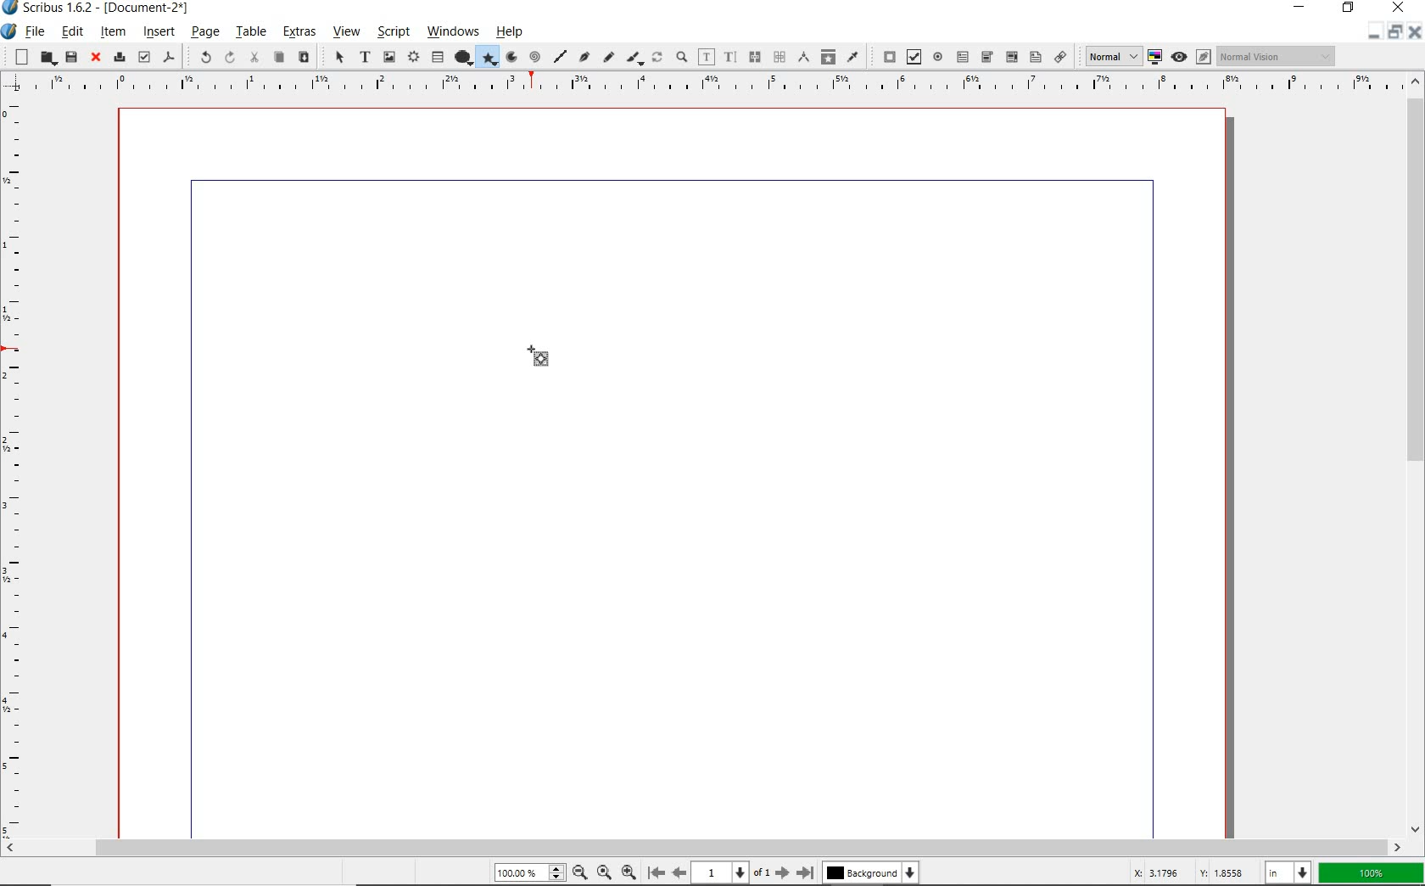 This screenshot has height=886, width=1425. Describe the element at coordinates (413, 55) in the screenshot. I see `render frame` at that location.